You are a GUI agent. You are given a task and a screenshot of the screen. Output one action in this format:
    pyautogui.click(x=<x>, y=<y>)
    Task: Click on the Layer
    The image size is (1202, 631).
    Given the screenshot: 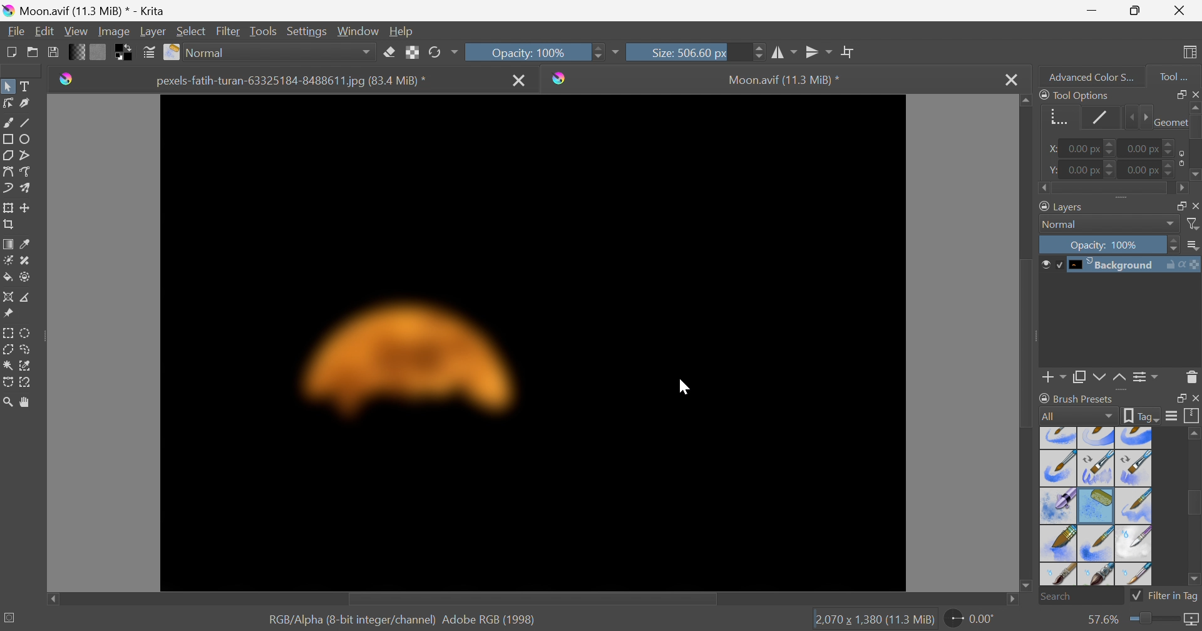 What is the action you would take?
    pyautogui.click(x=153, y=33)
    